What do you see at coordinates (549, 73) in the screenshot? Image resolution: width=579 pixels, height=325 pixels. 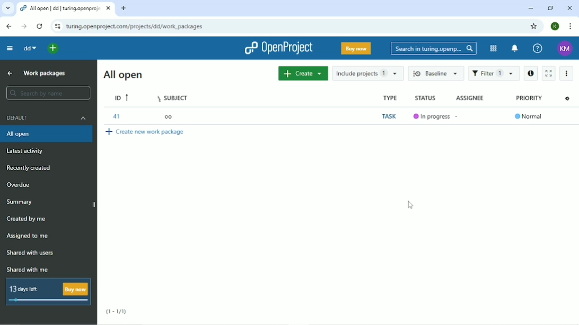 I see `Activate zen mode` at bounding box center [549, 73].